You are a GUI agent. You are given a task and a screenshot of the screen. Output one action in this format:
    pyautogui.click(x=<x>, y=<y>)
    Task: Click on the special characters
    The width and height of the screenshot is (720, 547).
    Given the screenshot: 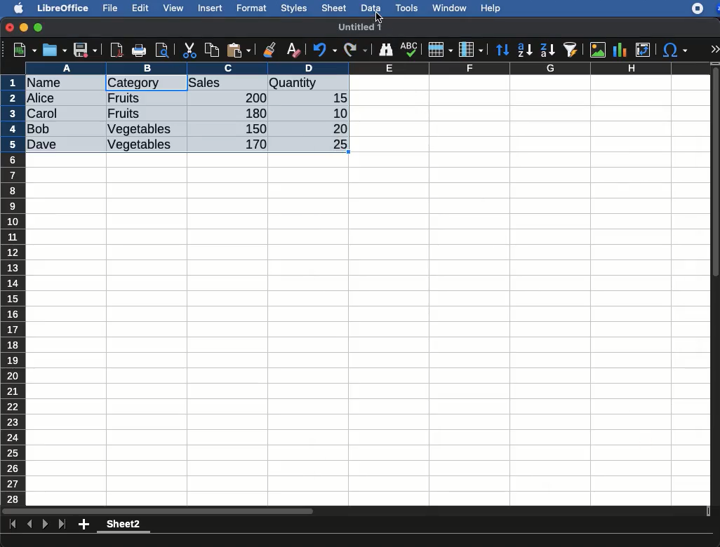 What is the action you would take?
    pyautogui.click(x=674, y=50)
    